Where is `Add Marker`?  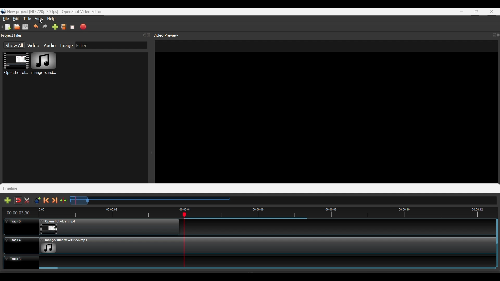 Add Marker is located at coordinates (37, 200).